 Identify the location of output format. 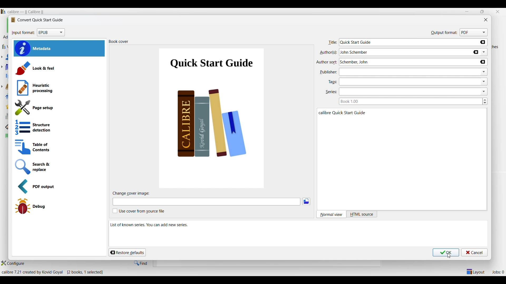
(444, 33).